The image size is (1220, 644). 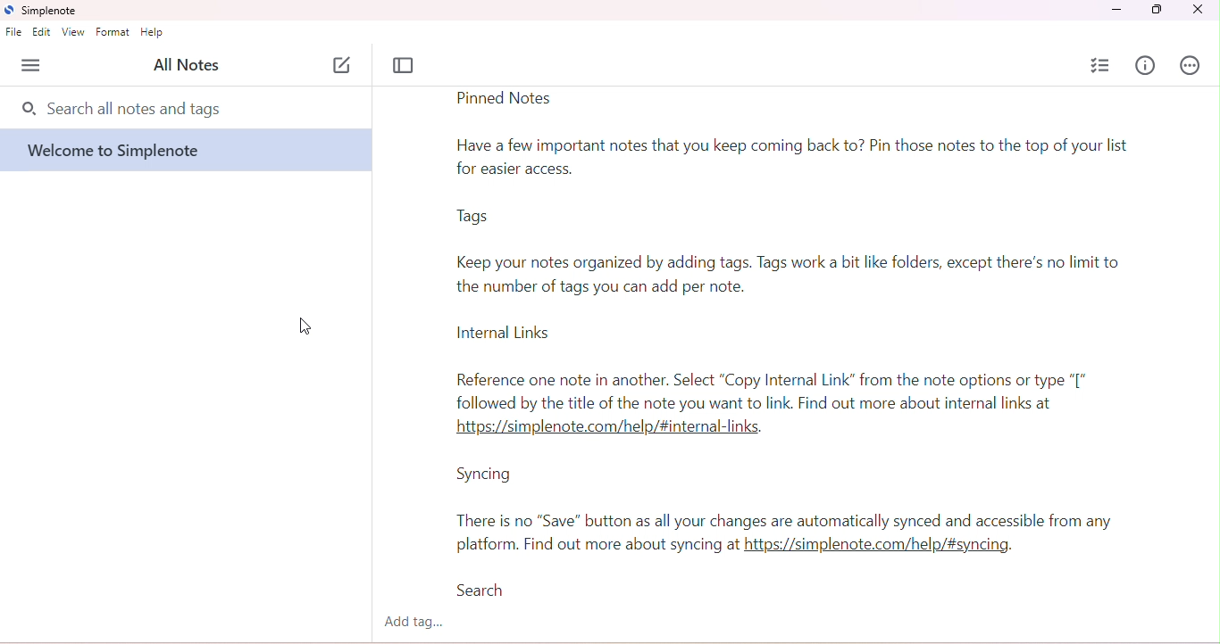 I want to click on search all nots and tags, so click(x=133, y=109).